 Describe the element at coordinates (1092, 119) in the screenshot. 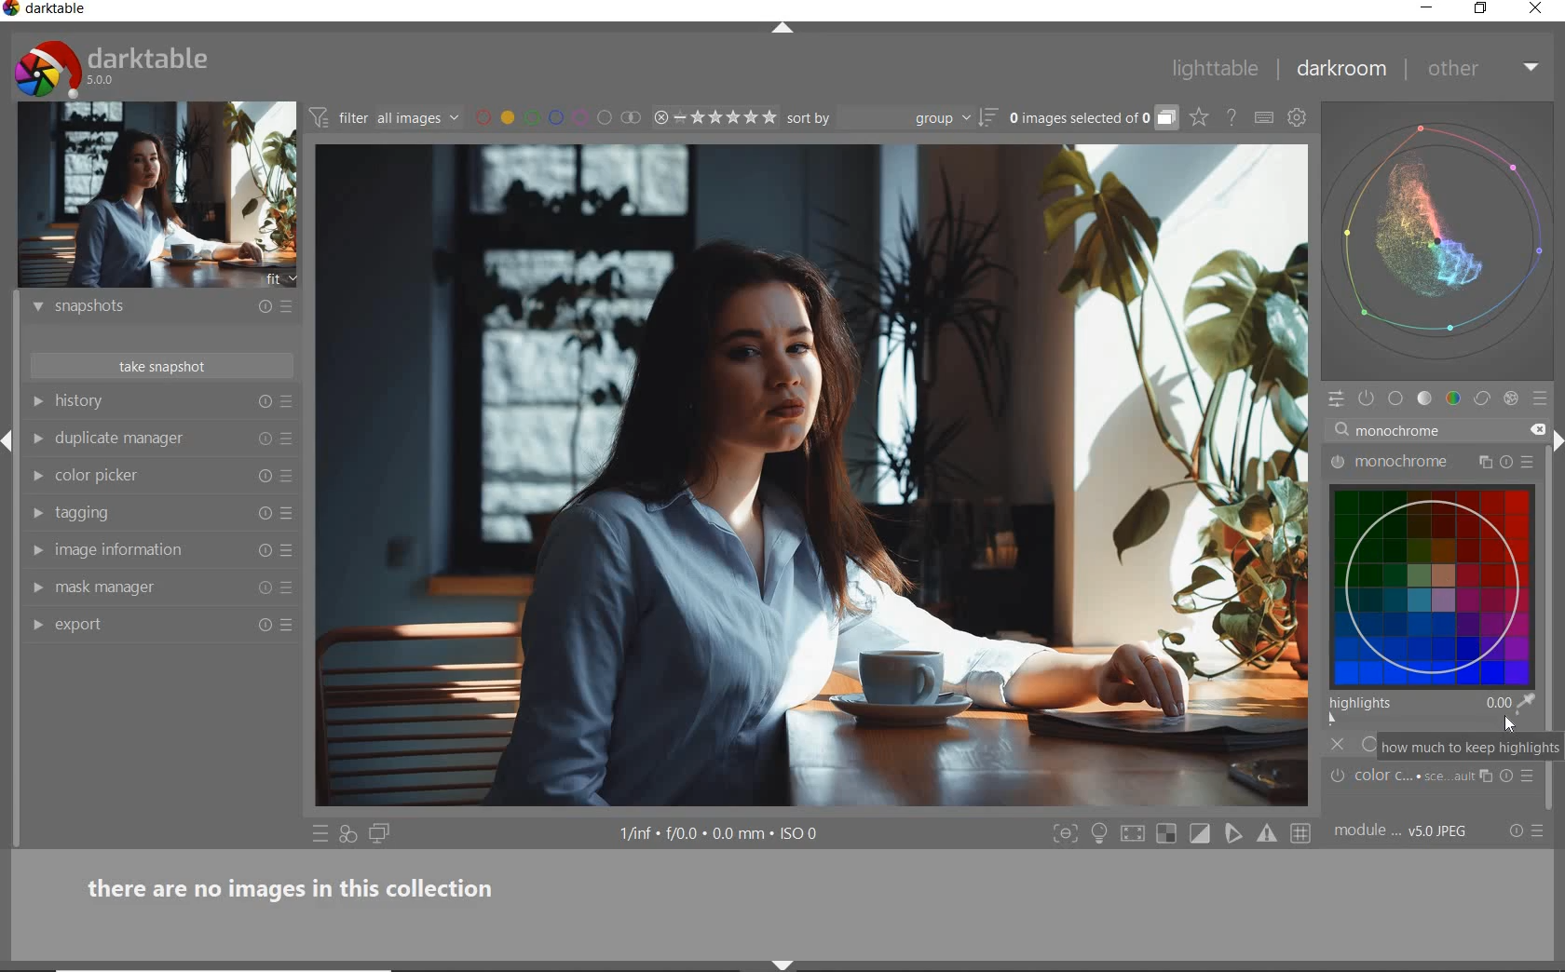

I see `expand grouped images` at that location.